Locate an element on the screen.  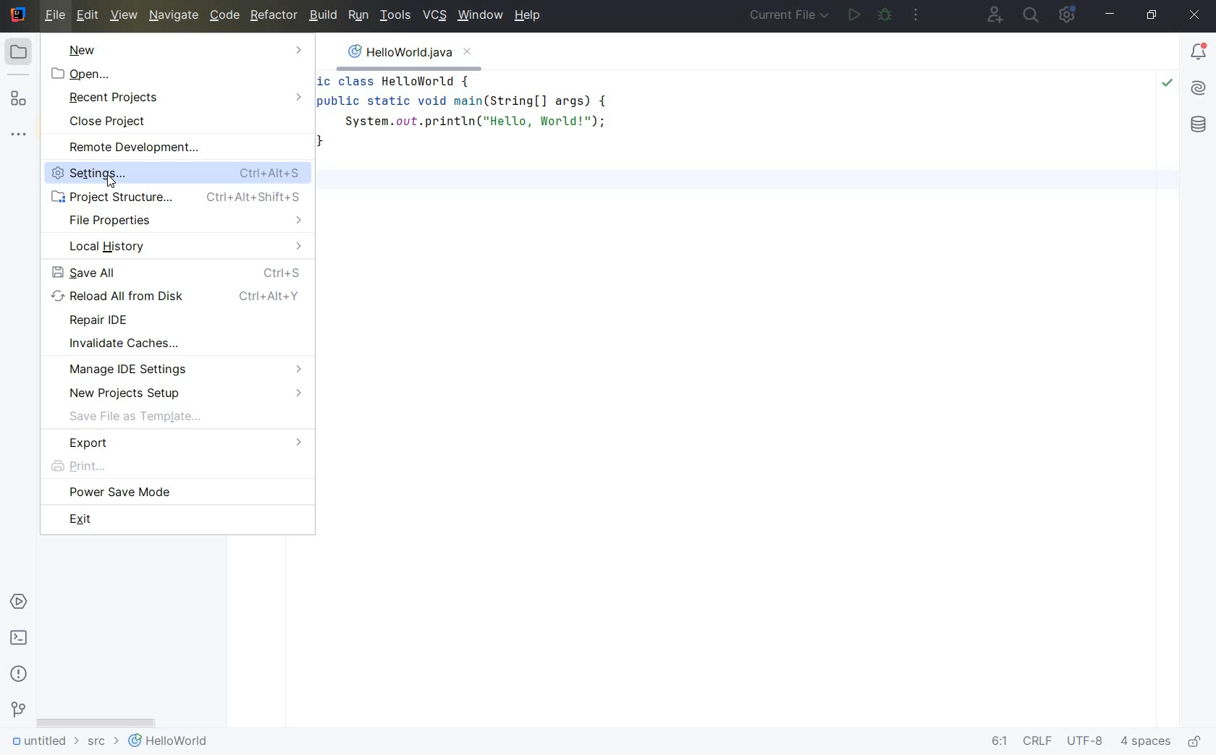
services is located at coordinates (18, 602).